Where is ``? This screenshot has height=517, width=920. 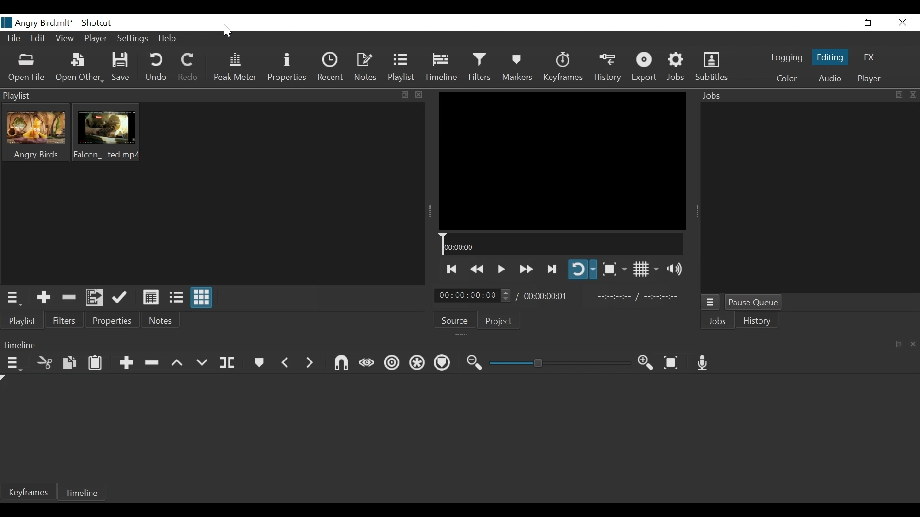
 is located at coordinates (401, 68).